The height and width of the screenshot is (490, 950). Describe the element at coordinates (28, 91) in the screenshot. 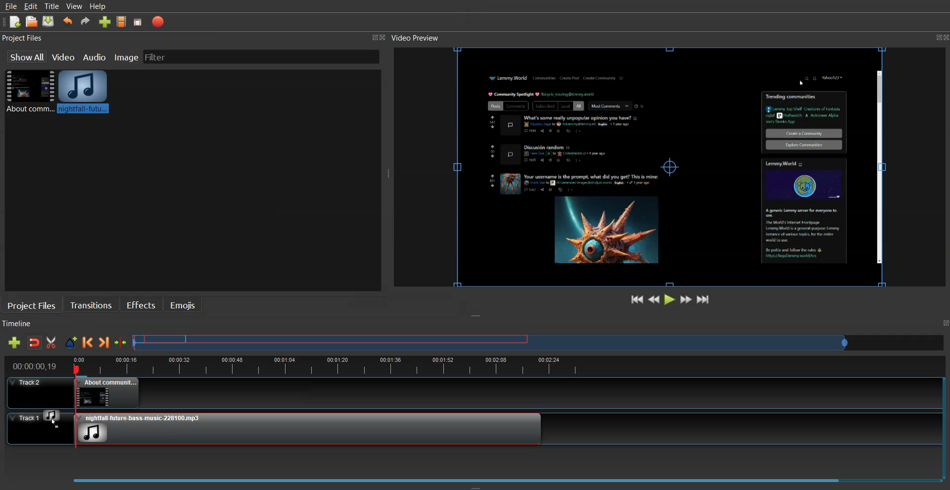

I see `Video File` at that location.